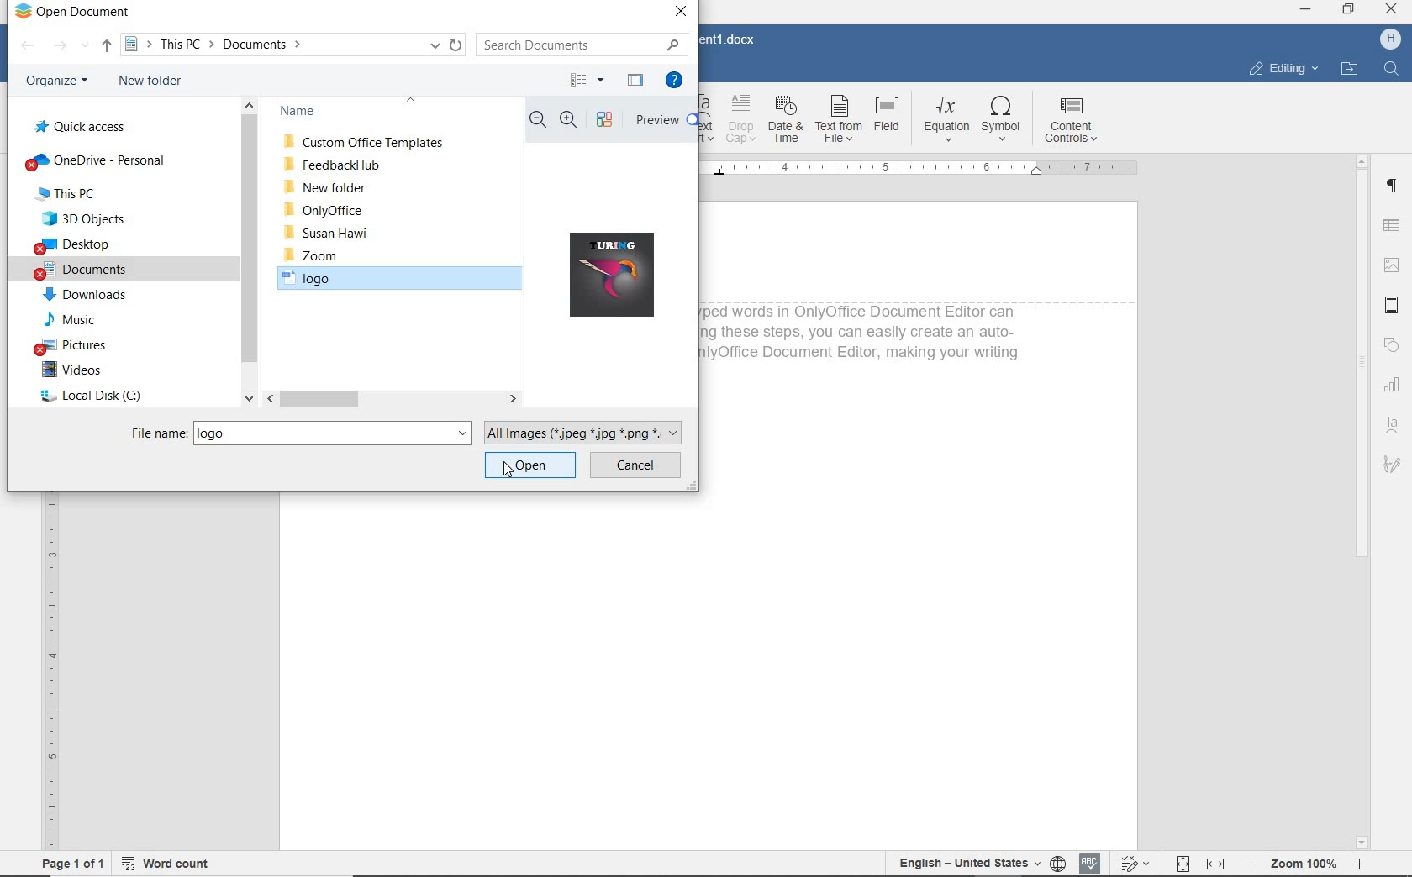 The height and width of the screenshot is (877, 1412). I want to click on BACK, so click(27, 46).